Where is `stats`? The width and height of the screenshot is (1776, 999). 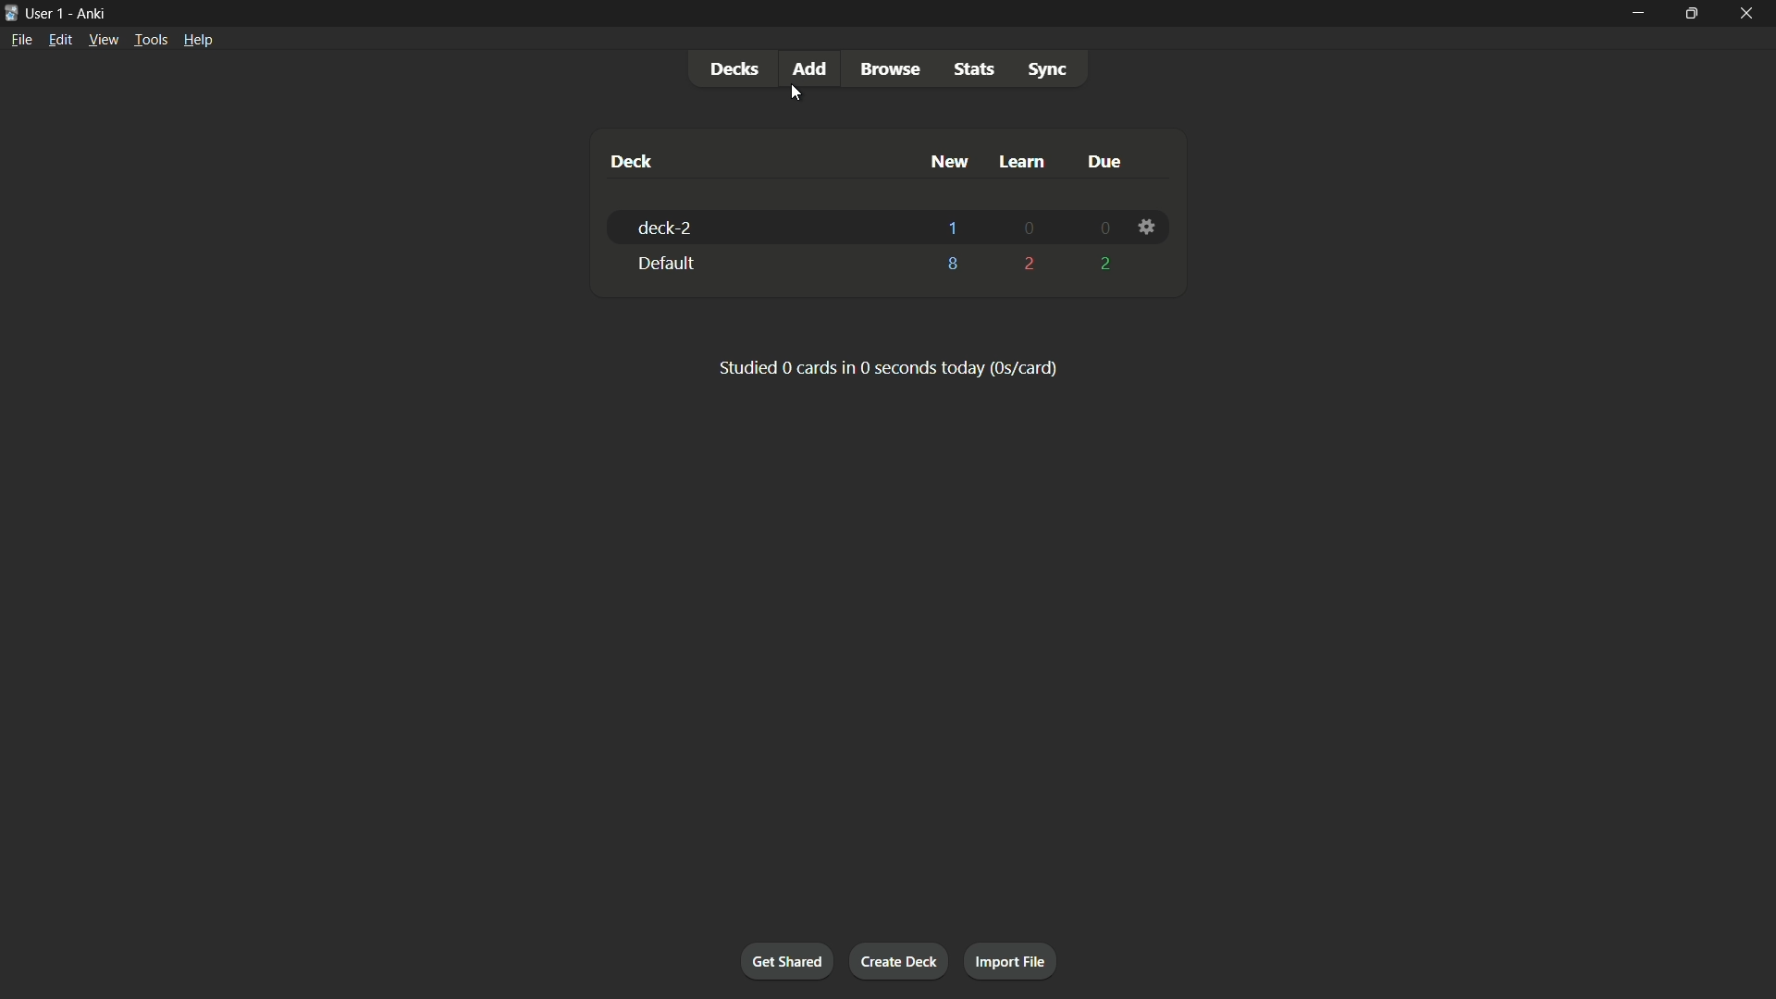 stats is located at coordinates (974, 68).